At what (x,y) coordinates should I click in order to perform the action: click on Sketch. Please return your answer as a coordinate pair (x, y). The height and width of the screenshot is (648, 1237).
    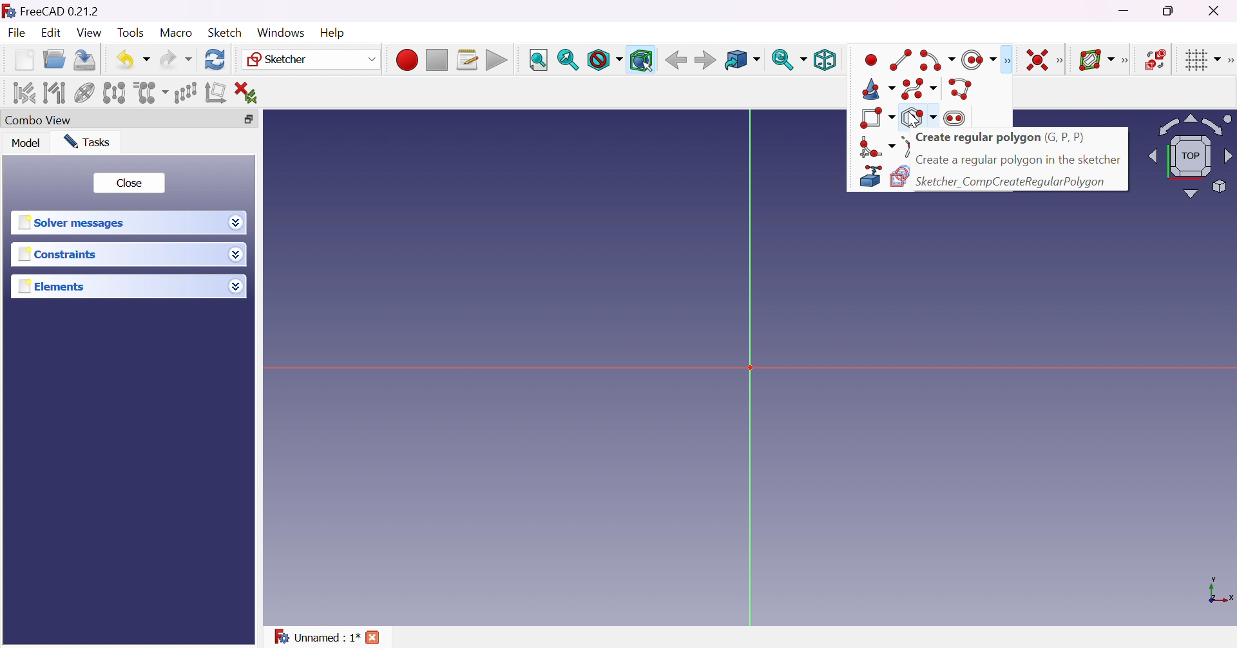
    Looking at the image, I should click on (229, 32).